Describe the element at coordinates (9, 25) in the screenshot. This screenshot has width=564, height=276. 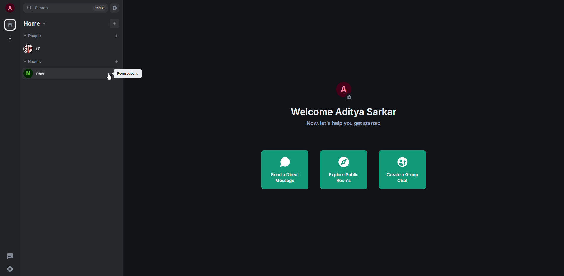
I see `home` at that location.